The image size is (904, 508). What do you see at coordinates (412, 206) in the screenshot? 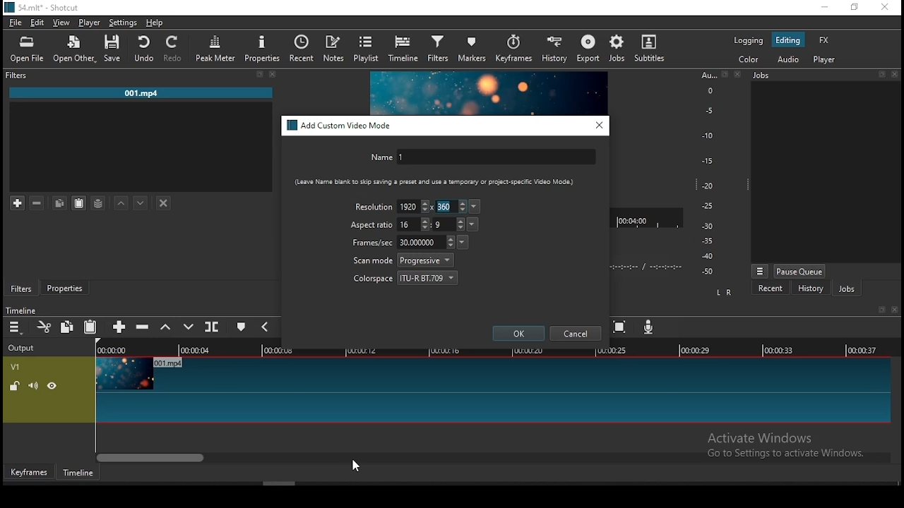
I see `width` at bounding box center [412, 206].